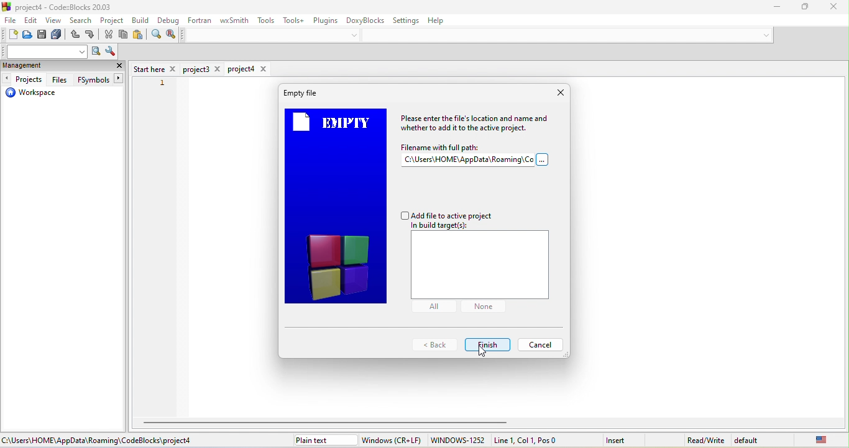 This screenshot has height=448, width=849. I want to click on wxsmith, so click(232, 21).